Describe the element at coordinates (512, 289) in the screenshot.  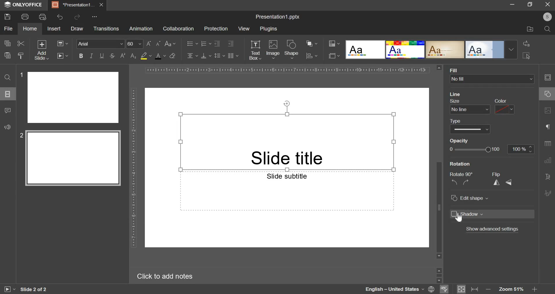
I see `zoom level` at that location.